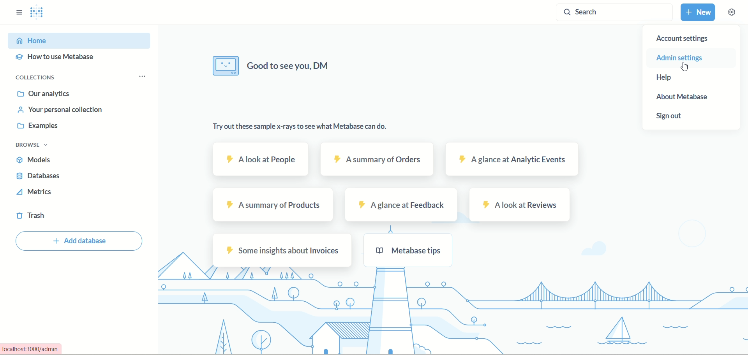  I want to click on Add database, so click(80, 241).